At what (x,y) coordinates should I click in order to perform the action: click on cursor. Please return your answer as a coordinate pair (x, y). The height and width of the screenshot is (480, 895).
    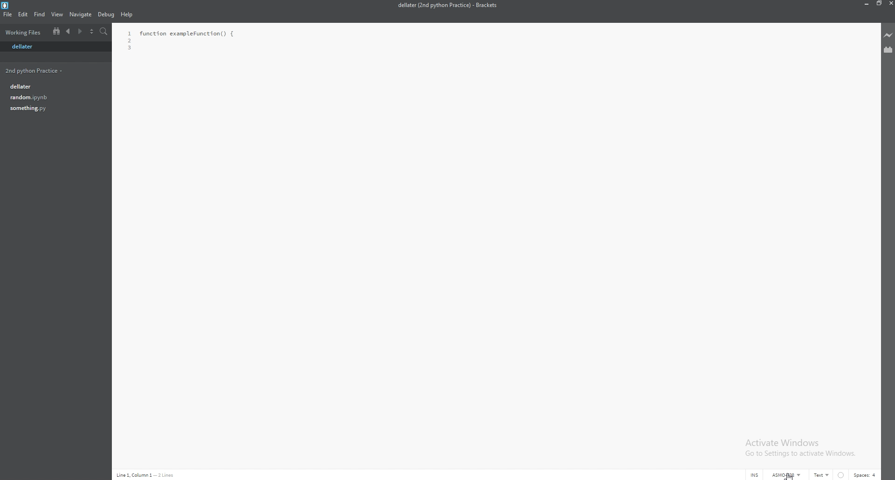
    Looking at the image, I should click on (789, 476).